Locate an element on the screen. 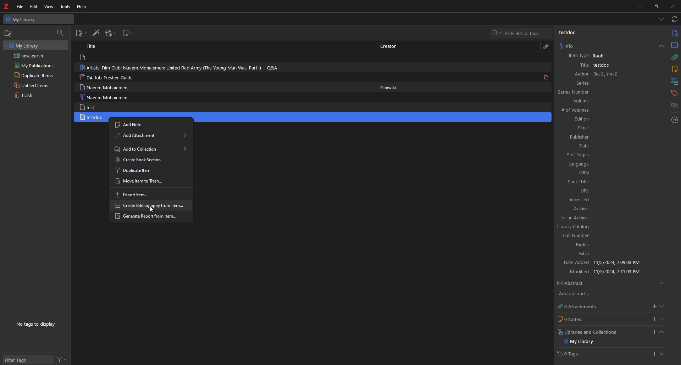 The height and width of the screenshot is (365, 681). DA_Job_Fresher_Guide is located at coordinates (110, 78).